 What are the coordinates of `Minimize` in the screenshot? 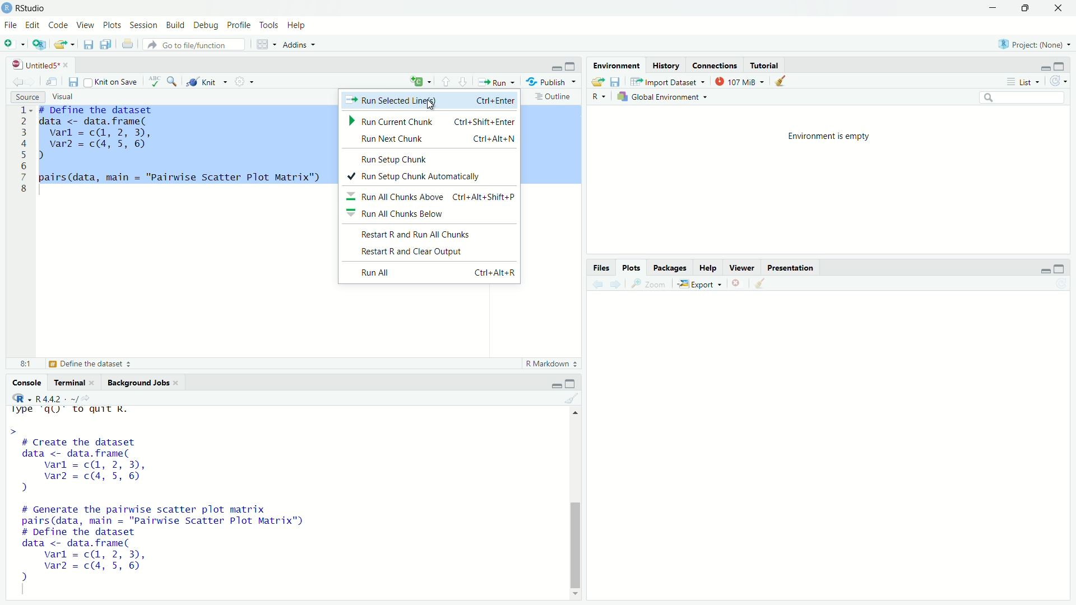 It's located at (993, 7).